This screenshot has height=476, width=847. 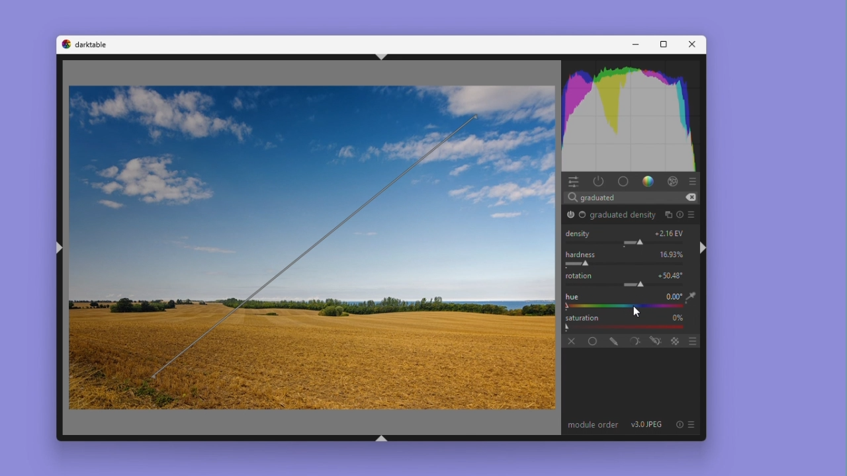 What do you see at coordinates (599, 180) in the screenshot?
I see `Power` at bounding box center [599, 180].